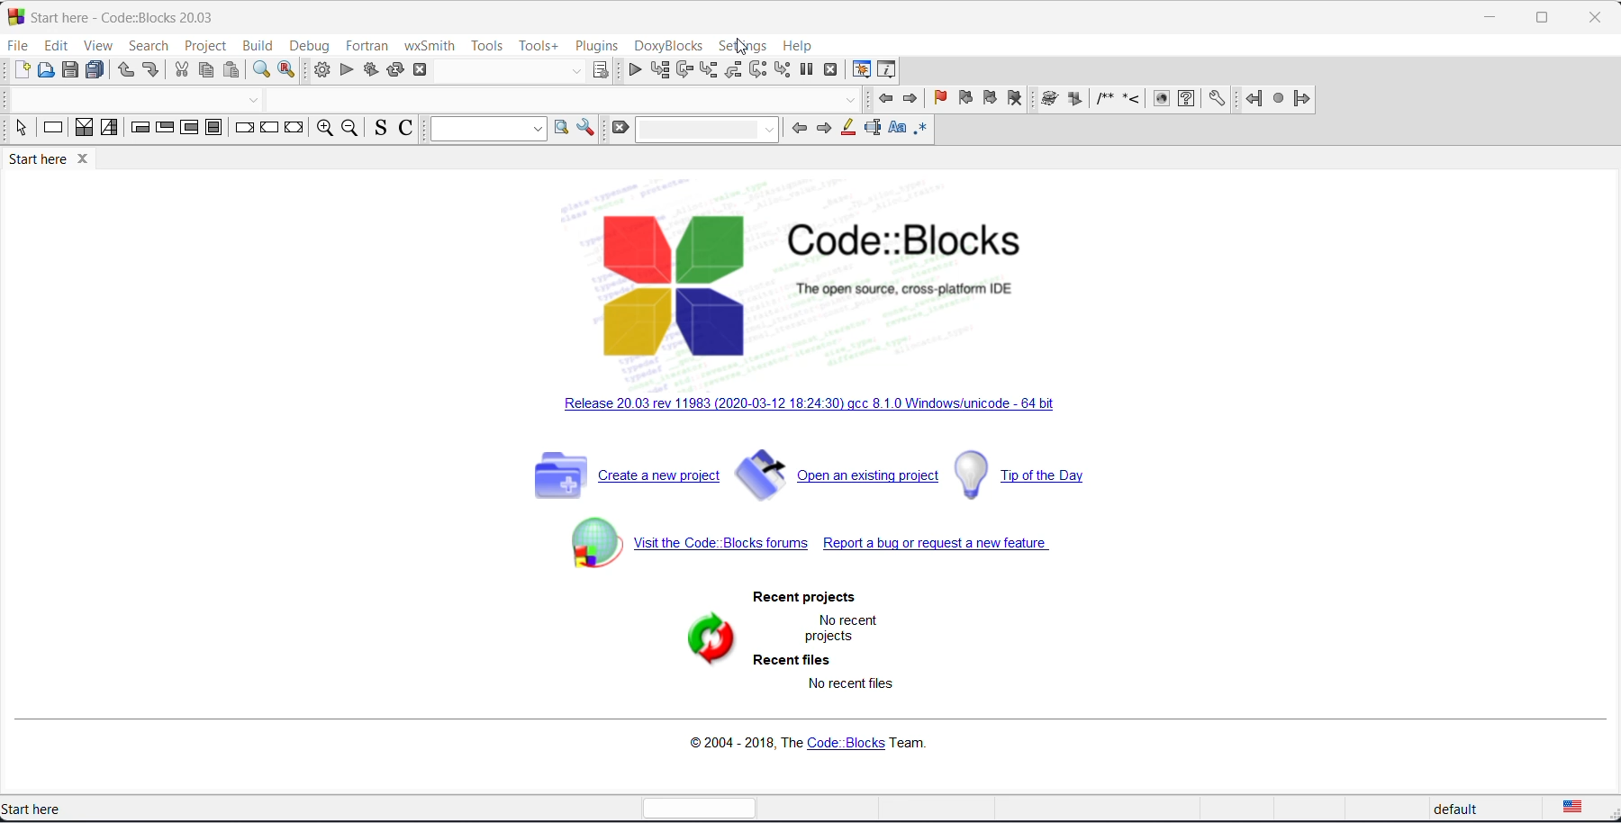 The width and height of the screenshot is (1621, 823). Describe the element at coordinates (1030, 476) in the screenshot. I see `tip of the day` at that location.